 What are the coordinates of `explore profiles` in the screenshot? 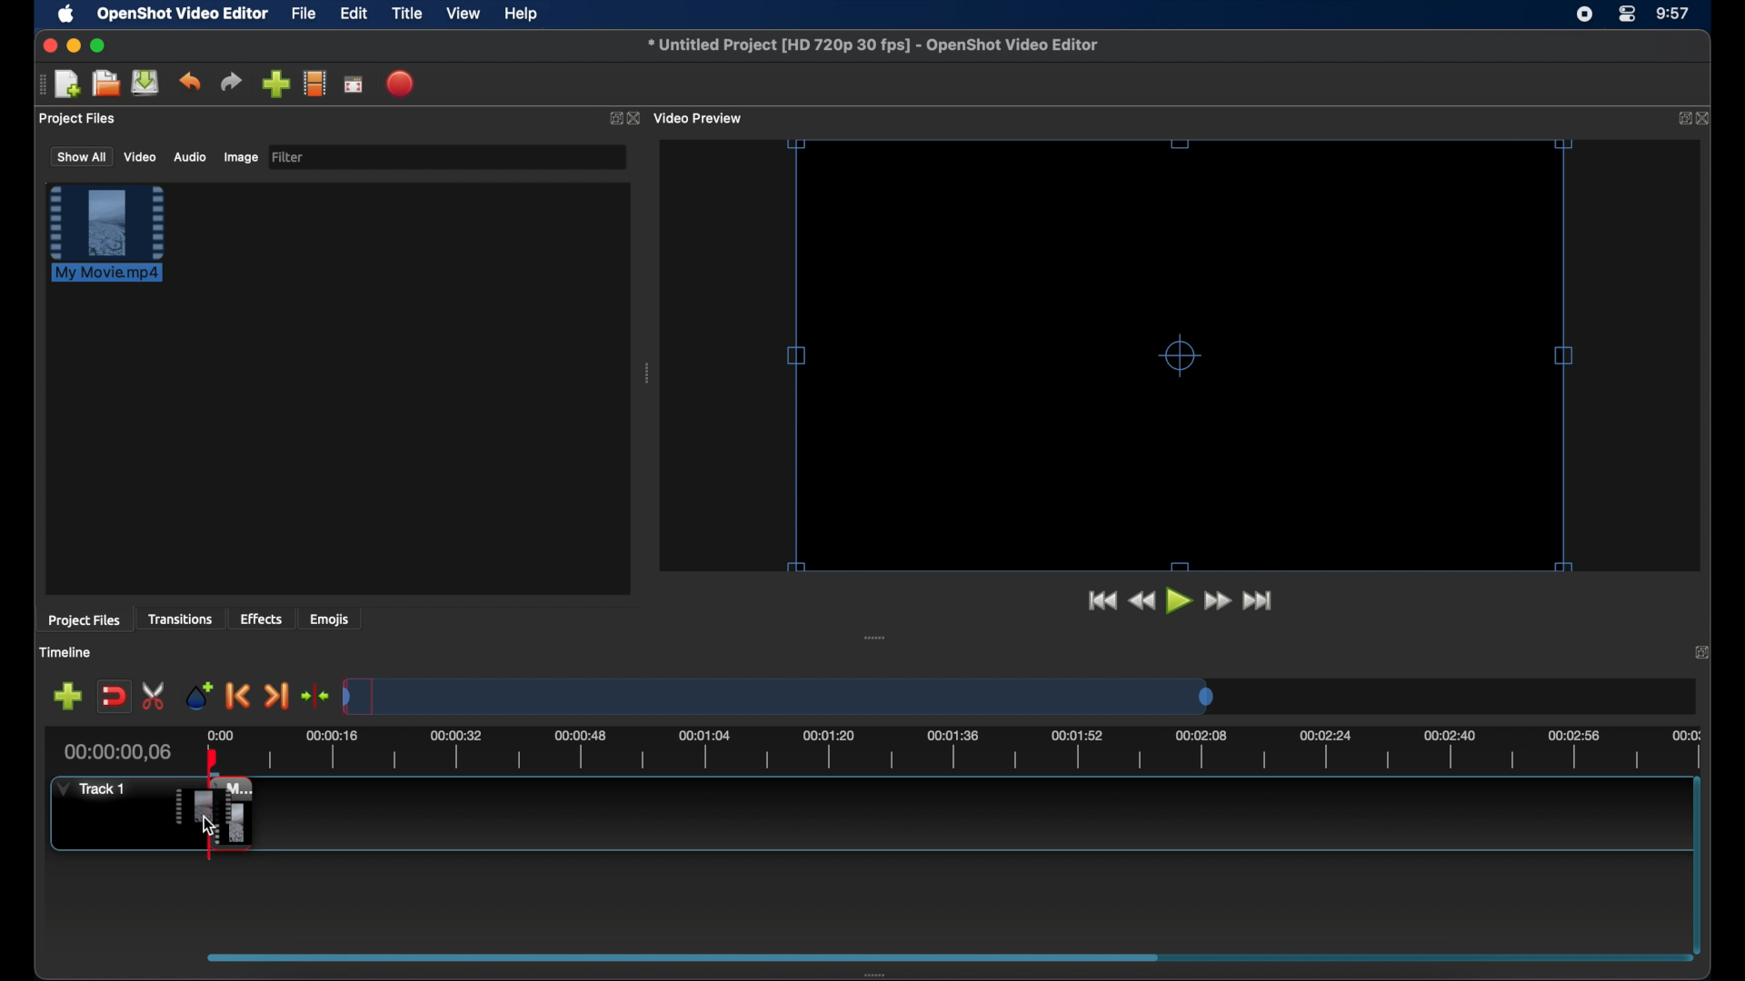 It's located at (314, 83).